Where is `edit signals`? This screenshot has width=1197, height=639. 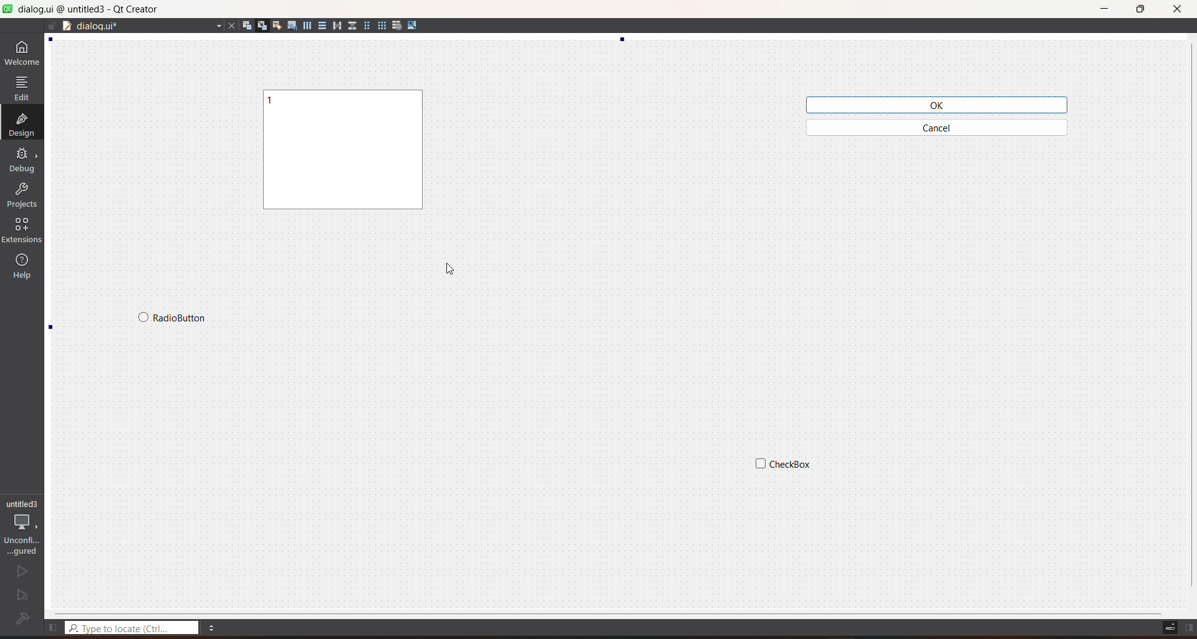
edit signals is located at coordinates (262, 26).